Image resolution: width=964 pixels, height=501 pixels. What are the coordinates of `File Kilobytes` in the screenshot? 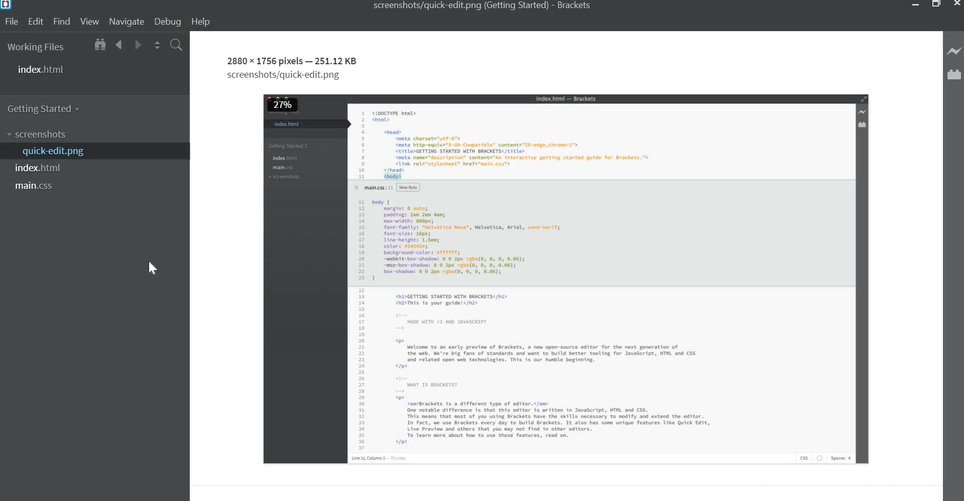 It's located at (338, 61).